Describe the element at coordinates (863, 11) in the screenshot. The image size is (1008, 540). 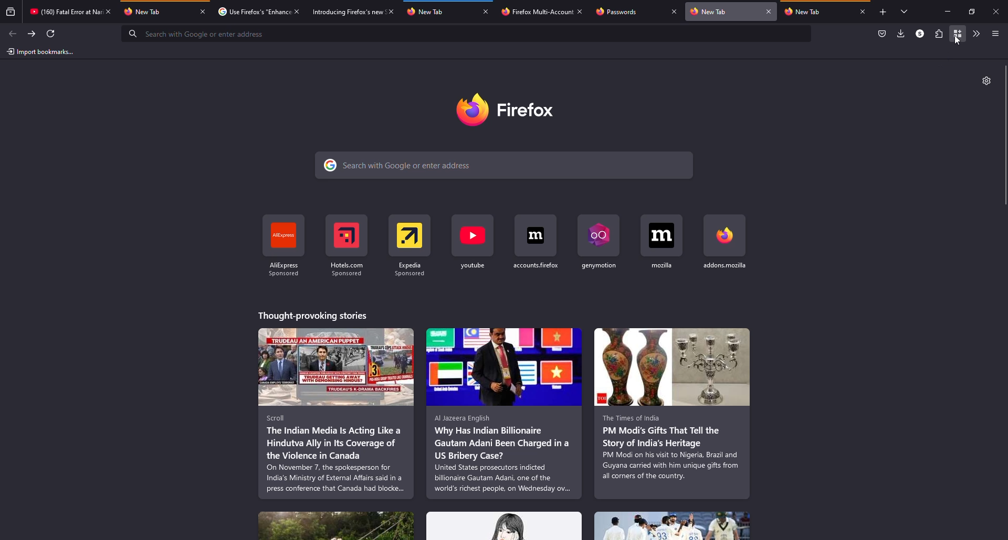
I see `close` at that location.